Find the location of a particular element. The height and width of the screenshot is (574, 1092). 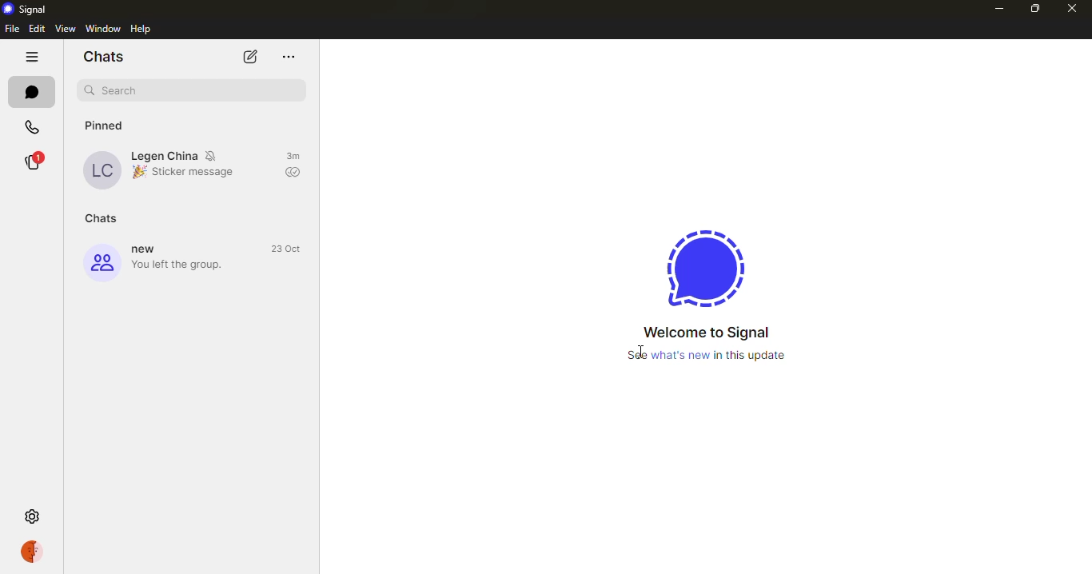

stories is located at coordinates (34, 157).